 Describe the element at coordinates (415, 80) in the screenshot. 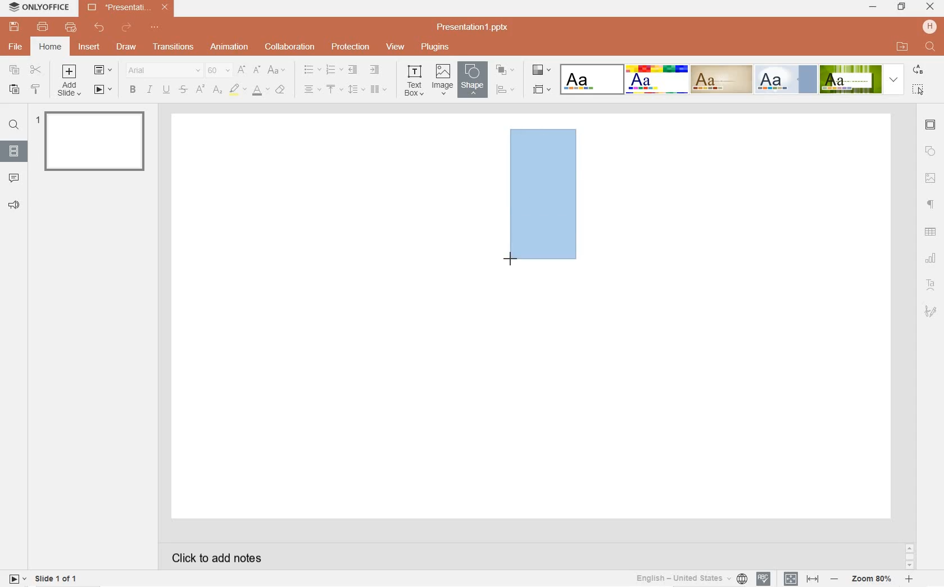

I see `text box` at that location.